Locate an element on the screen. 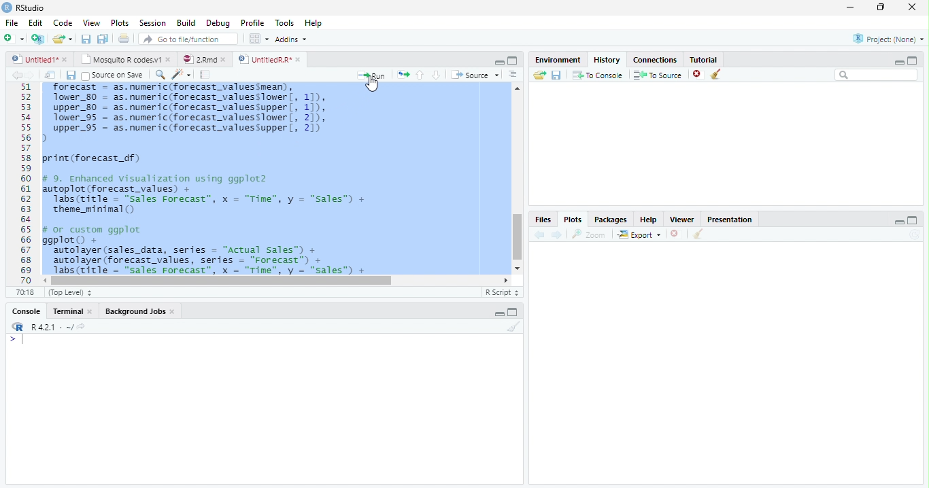 The height and width of the screenshot is (488, 929). Zoom is located at coordinates (588, 234).